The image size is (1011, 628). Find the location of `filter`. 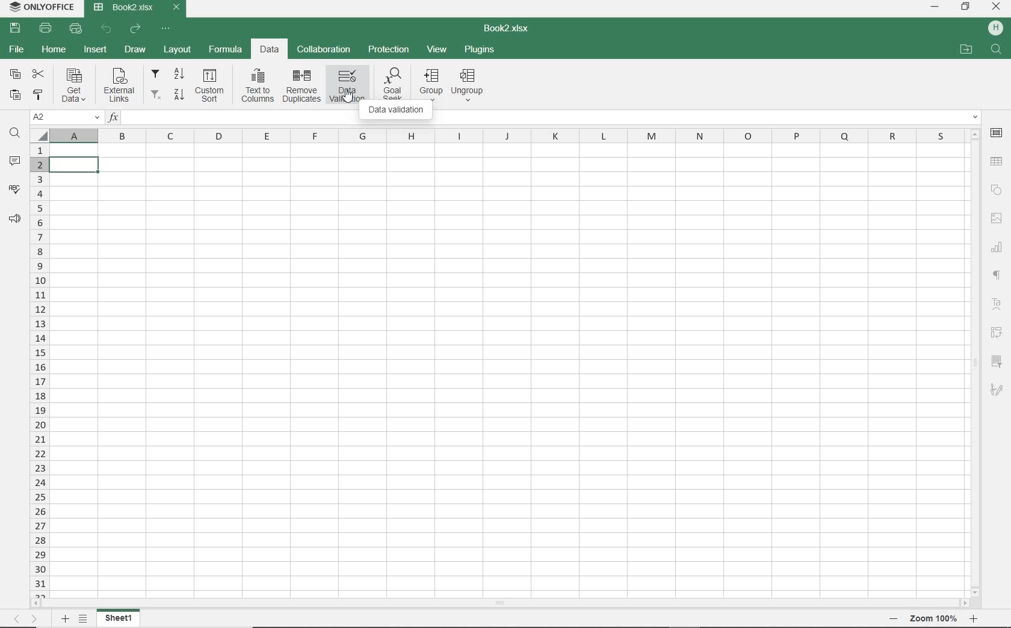

filter is located at coordinates (156, 74).